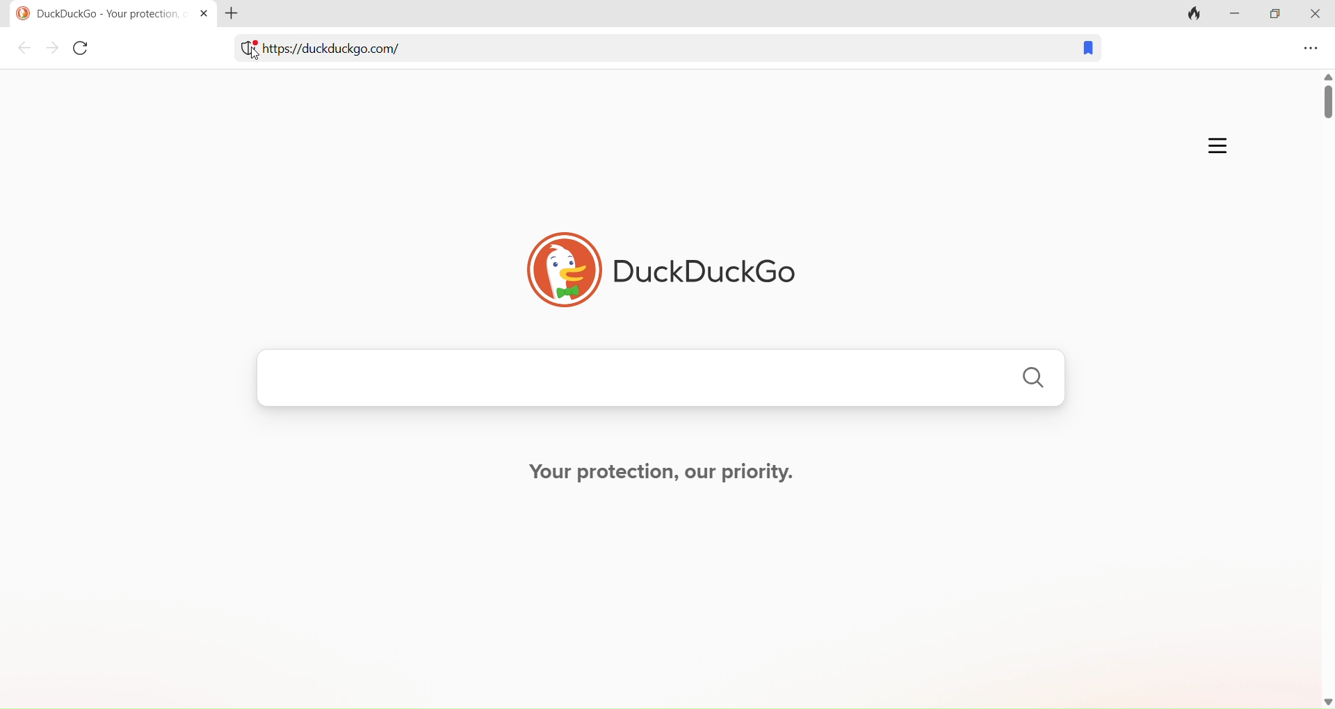  I want to click on © DuckDuckGo - Your protection, so click(94, 14).